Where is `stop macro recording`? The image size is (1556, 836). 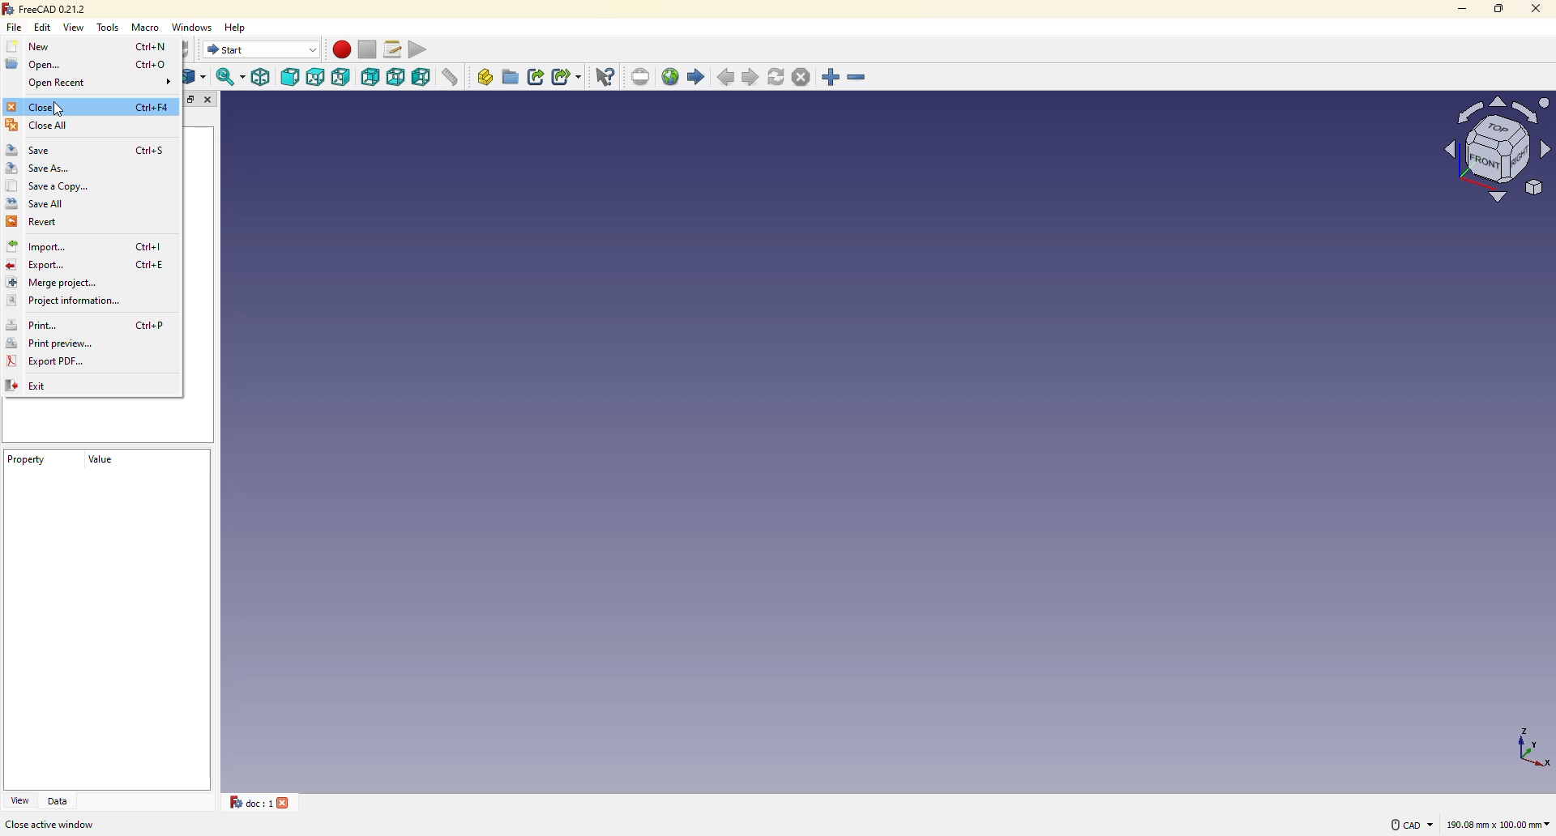
stop macro recording is located at coordinates (366, 50).